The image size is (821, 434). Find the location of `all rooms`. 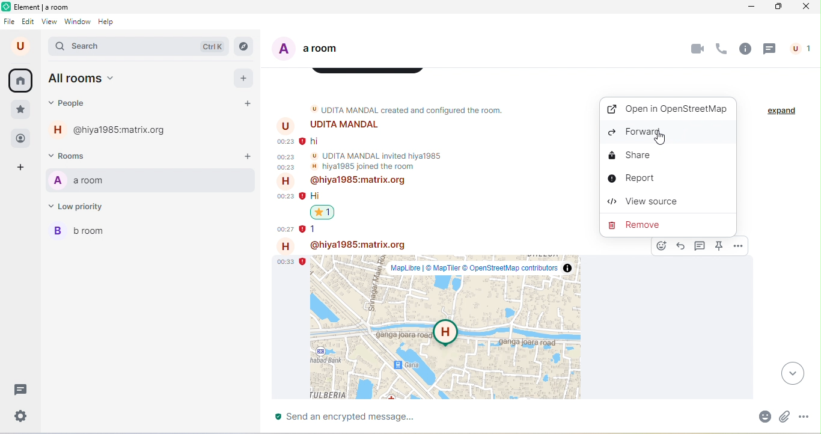

all rooms is located at coordinates (85, 78).